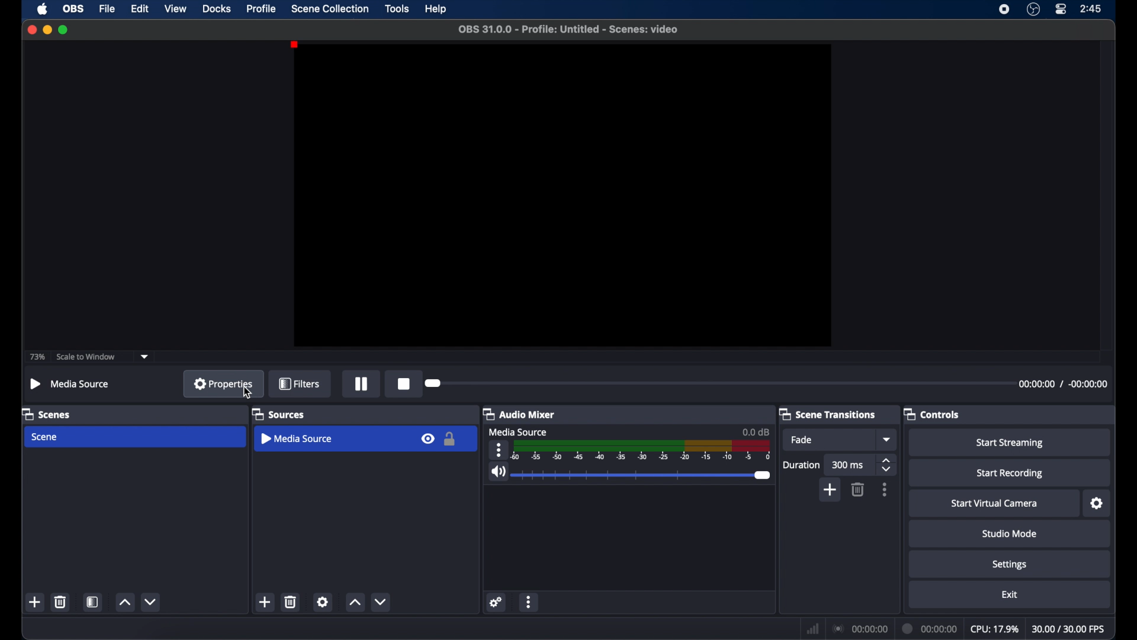 Image resolution: width=1137 pixels, height=640 pixels. What do you see at coordinates (47, 29) in the screenshot?
I see `minimize` at bounding box center [47, 29].